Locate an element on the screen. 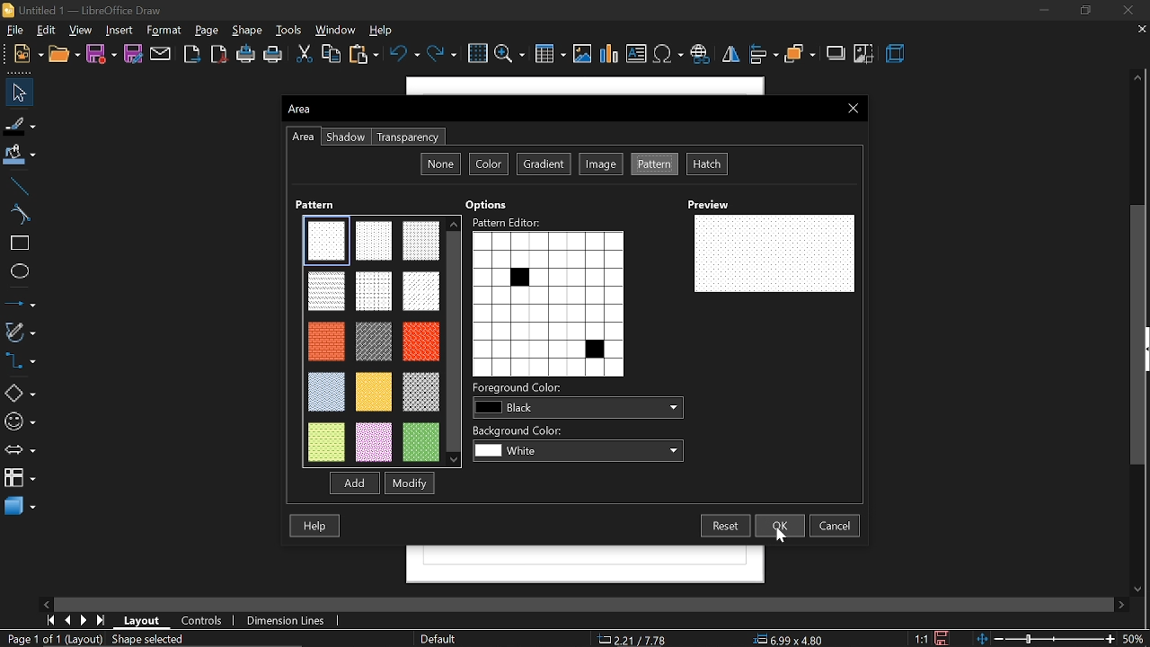 This screenshot has height=647, width=1150. curve is located at coordinates (17, 213).